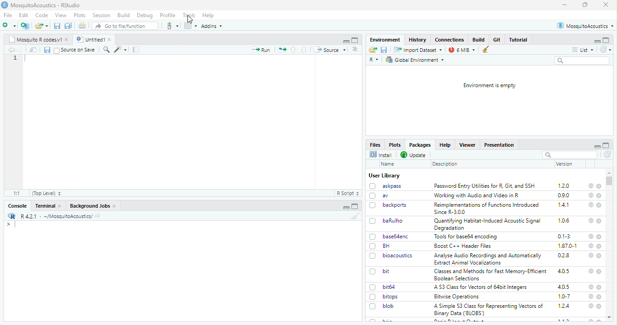 The height and width of the screenshot is (325, 617). I want to click on (Top Level), so click(47, 194).